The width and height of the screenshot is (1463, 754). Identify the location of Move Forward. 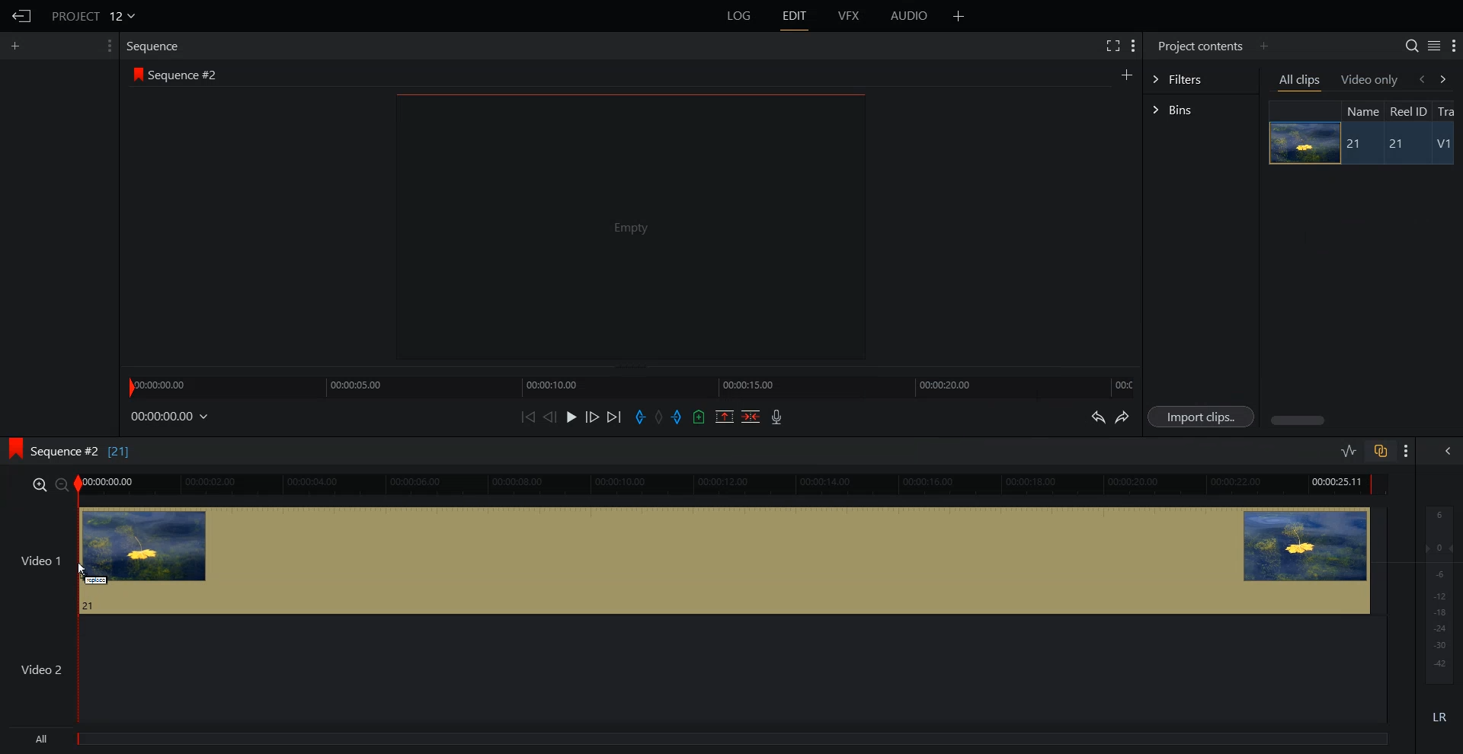
(613, 417).